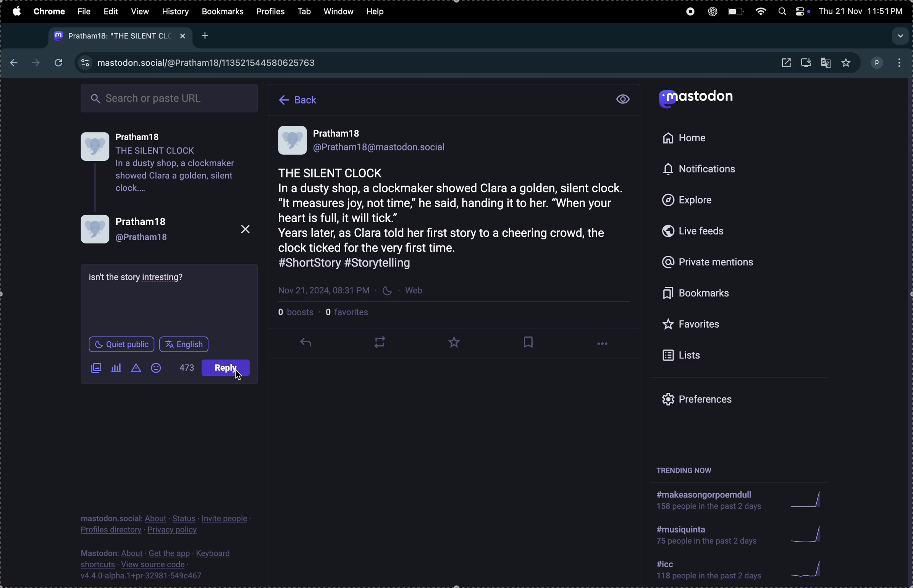 The height and width of the screenshot is (588, 913). What do you see at coordinates (170, 169) in the screenshot?
I see `user profile` at bounding box center [170, 169].